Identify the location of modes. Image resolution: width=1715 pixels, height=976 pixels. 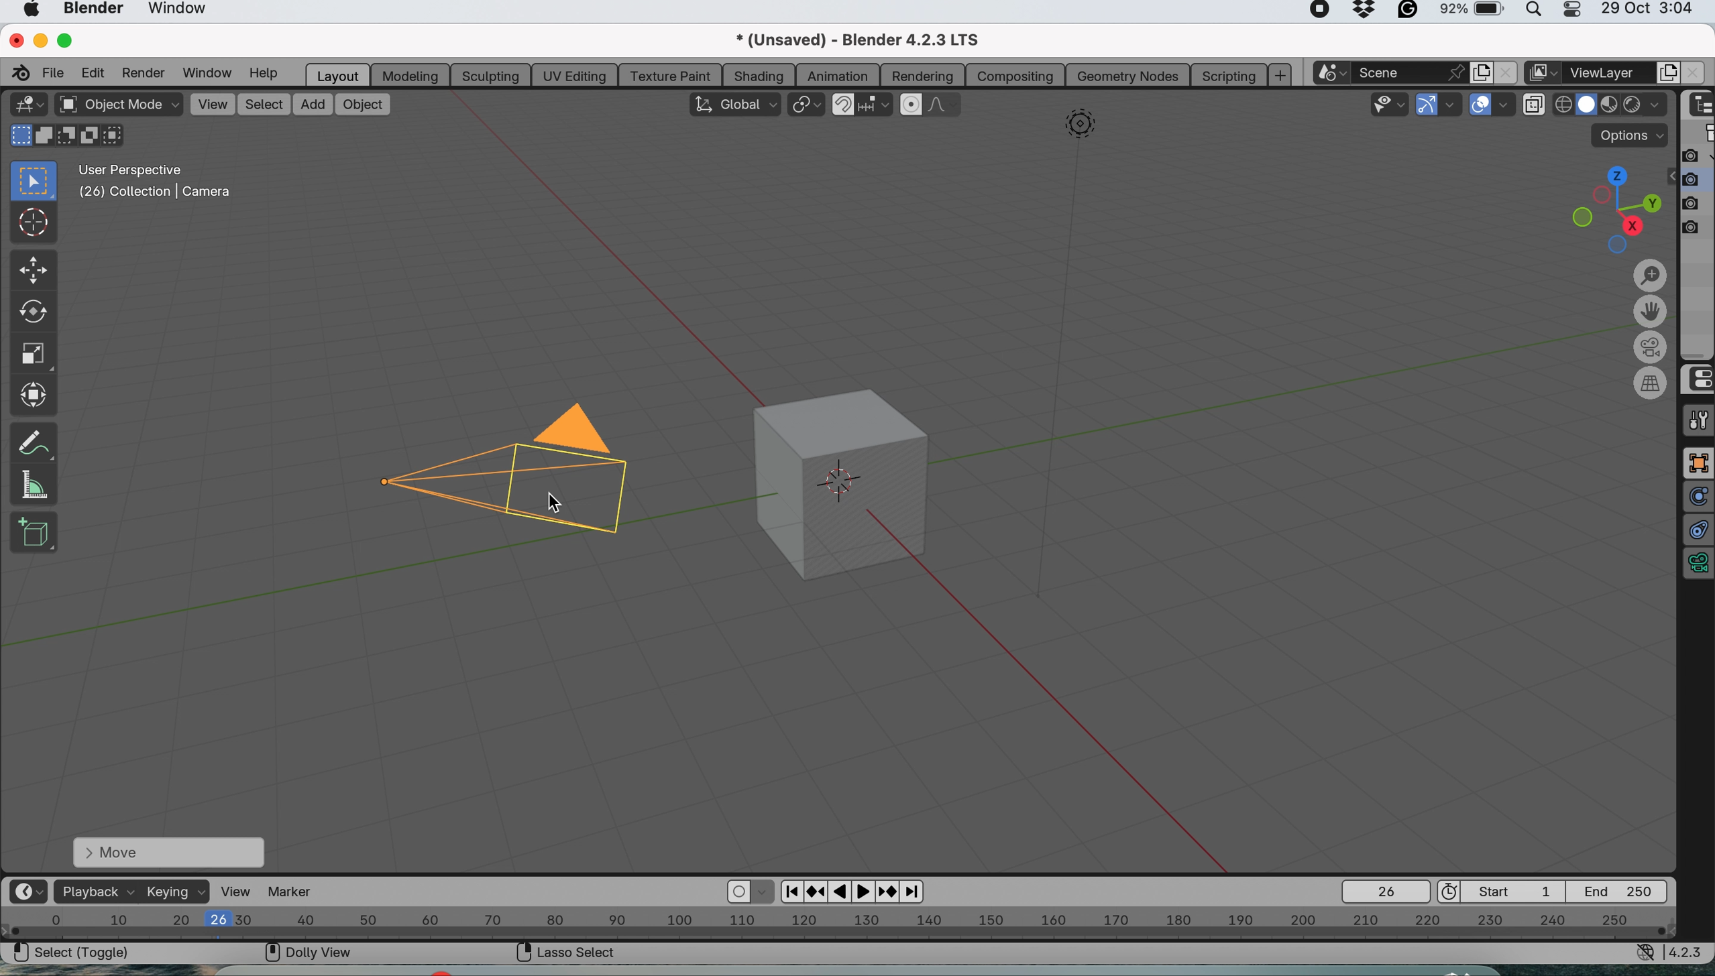
(68, 136).